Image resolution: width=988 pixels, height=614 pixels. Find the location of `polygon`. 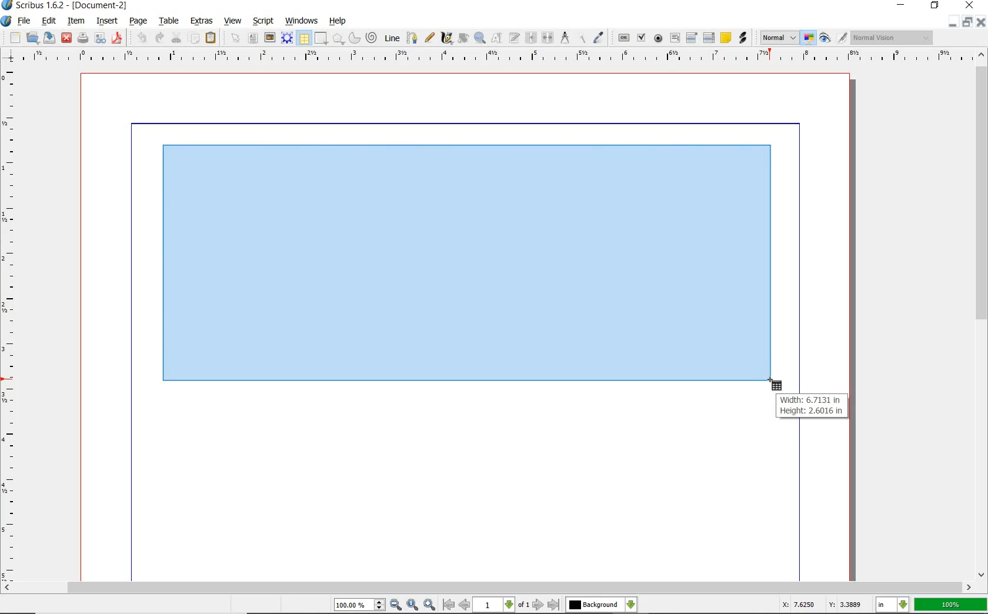

polygon is located at coordinates (338, 39).